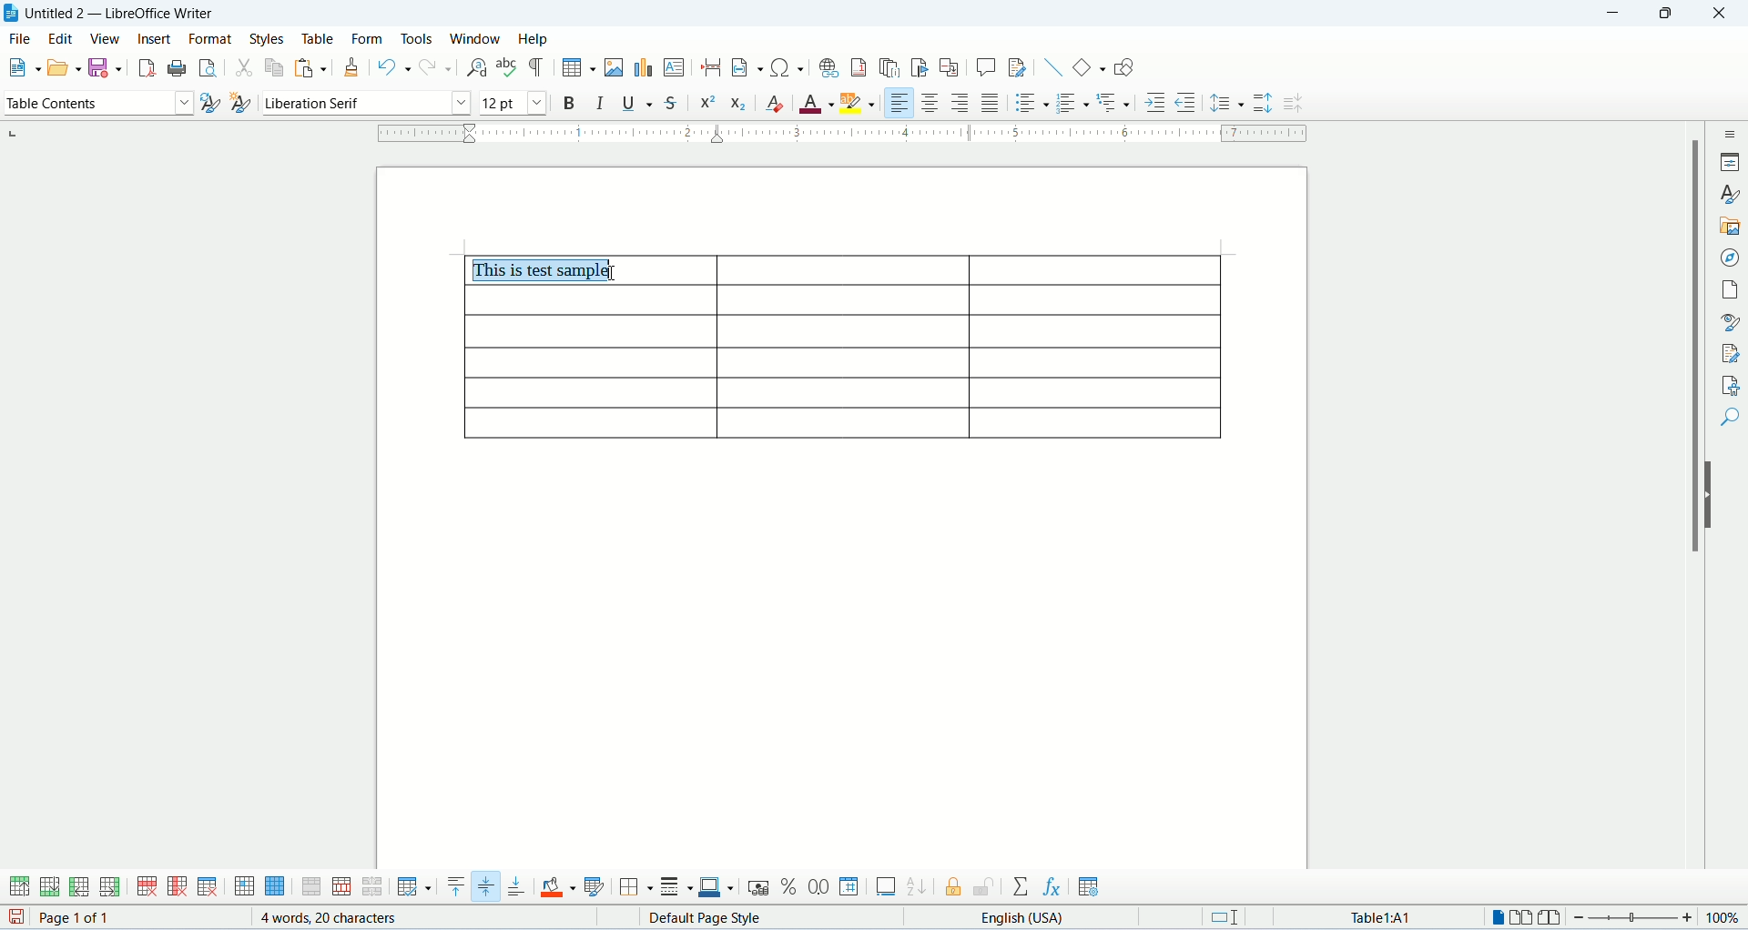 The image size is (1748, 930). What do you see at coordinates (128, 12) in the screenshot?
I see `document name` at bounding box center [128, 12].